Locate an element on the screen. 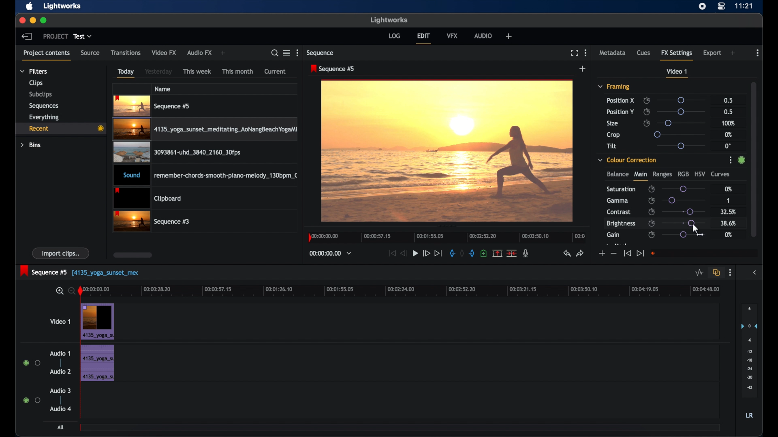 This screenshot has height=437, width=778. add is located at coordinates (733, 53).